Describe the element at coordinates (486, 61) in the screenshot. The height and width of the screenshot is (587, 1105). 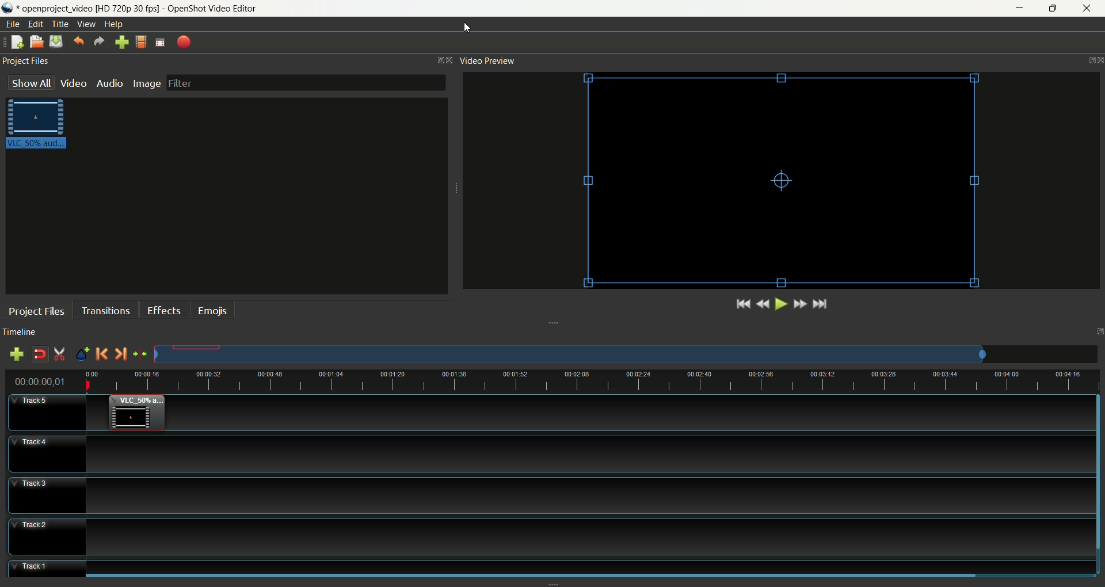
I see `video preview` at that location.